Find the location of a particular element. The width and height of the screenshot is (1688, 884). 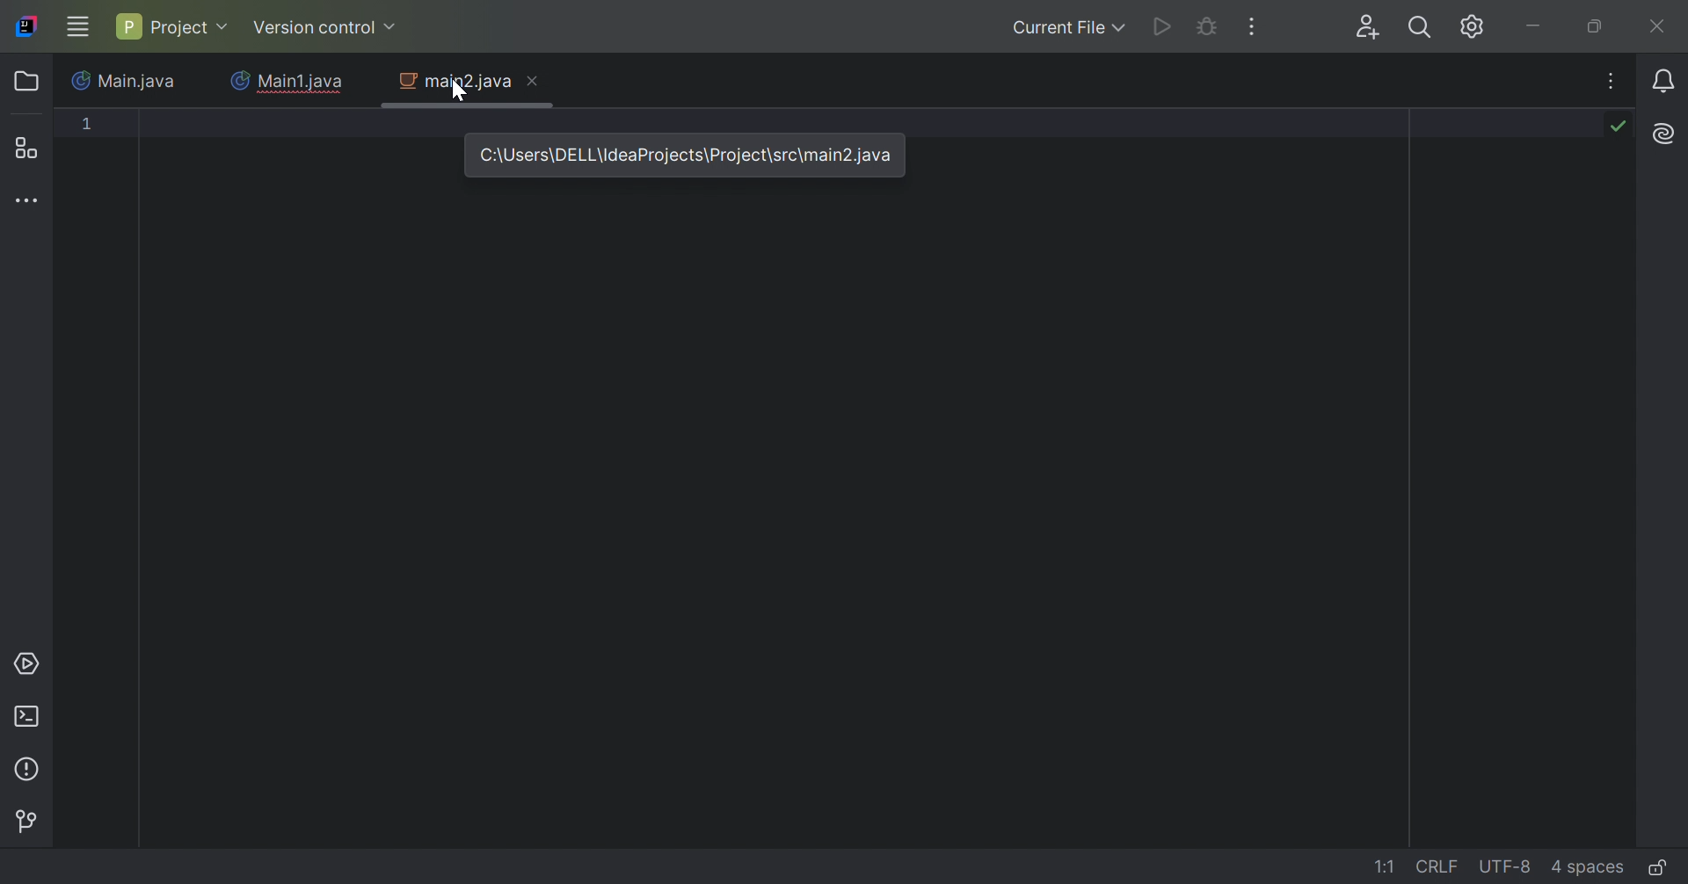

Debug is located at coordinates (1209, 27).